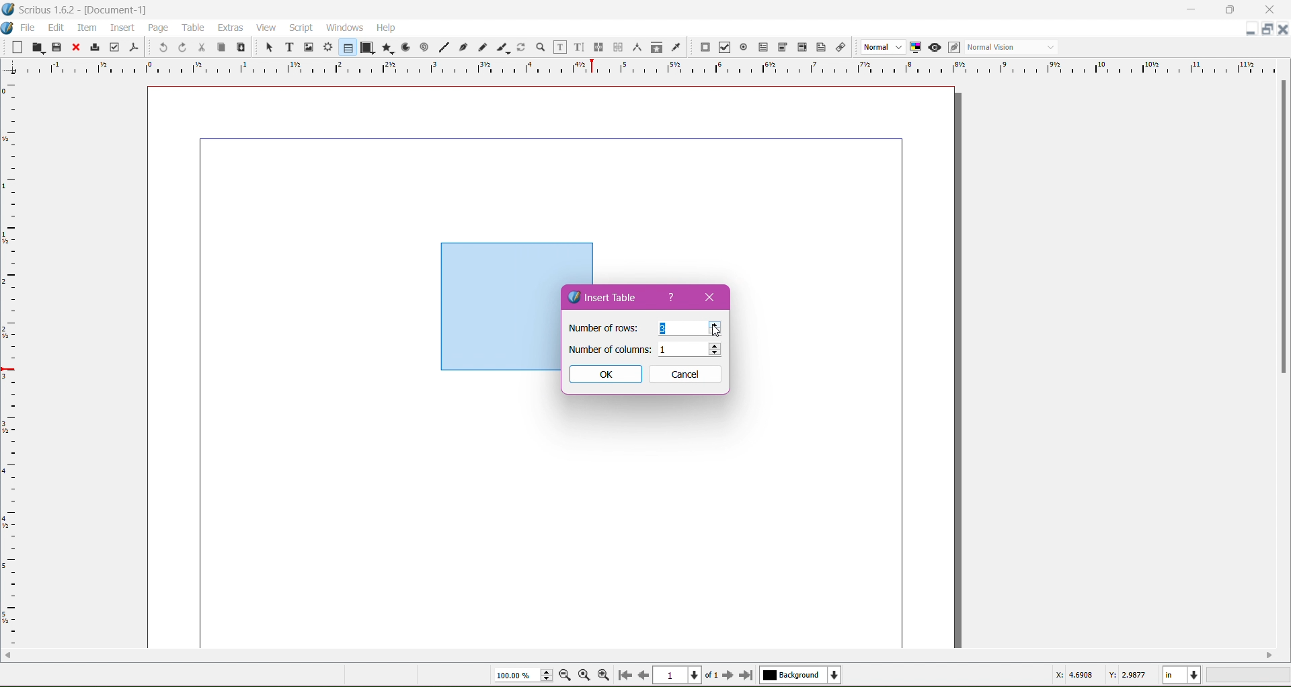 This screenshot has width=1291, height=687. Describe the element at coordinates (39, 46) in the screenshot. I see `Open` at that location.